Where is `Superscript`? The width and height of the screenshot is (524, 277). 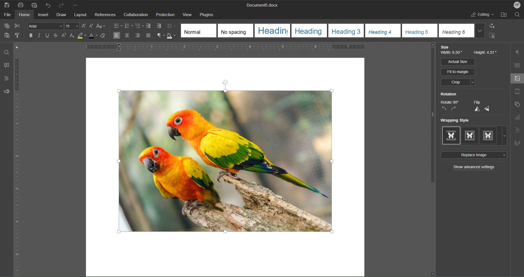
Superscript is located at coordinates (64, 36).